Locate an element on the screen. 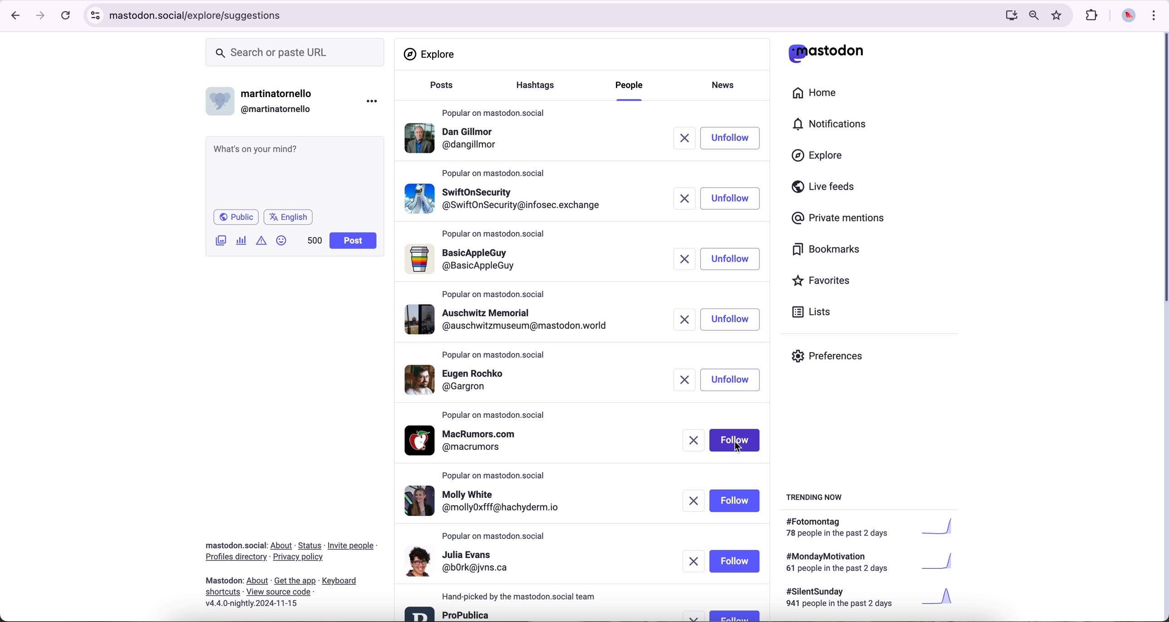 The width and height of the screenshot is (1169, 622). popular on mastodon.social is located at coordinates (498, 474).